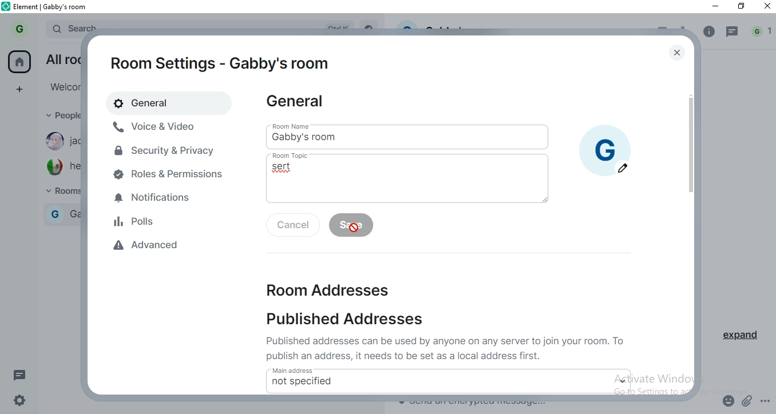 This screenshot has width=776, height=414. Describe the element at coordinates (7, 7) in the screenshot. I see `element logo` at that location.